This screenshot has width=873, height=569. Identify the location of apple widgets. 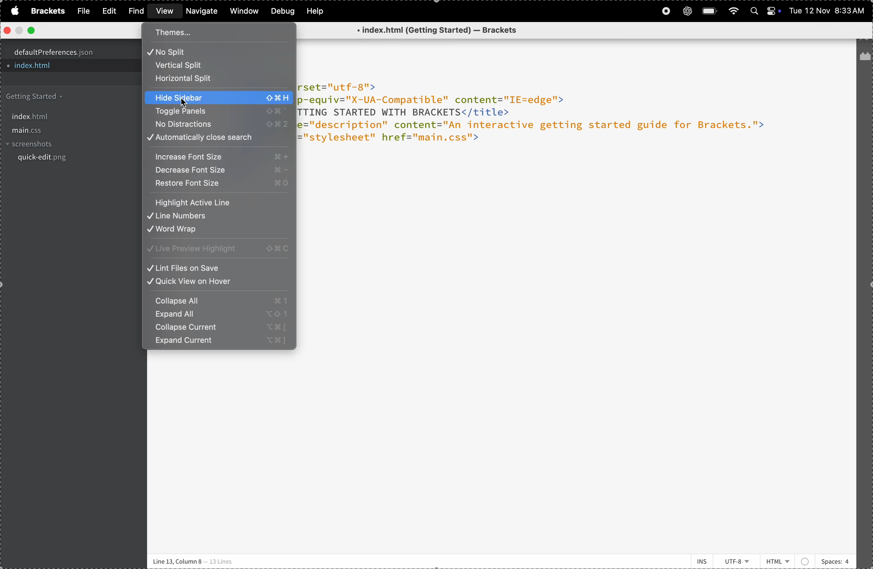
(775, 9).